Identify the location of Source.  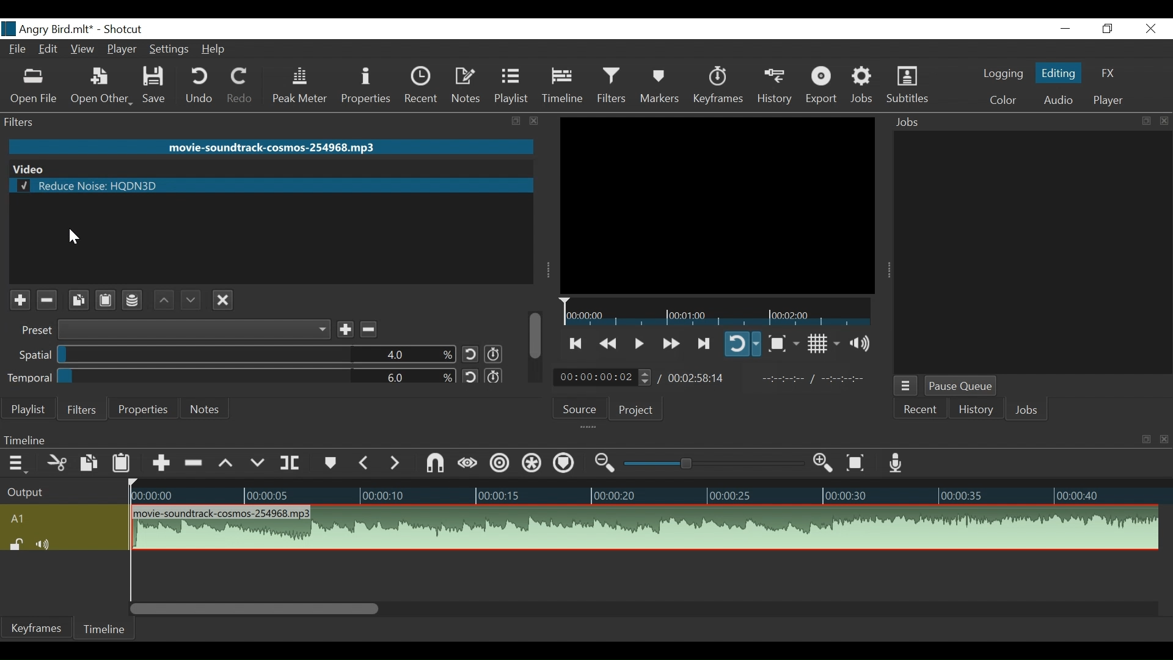
(582, 408).